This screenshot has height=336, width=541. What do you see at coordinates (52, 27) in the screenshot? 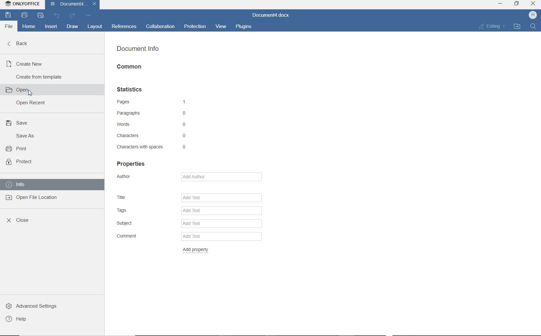
I see `insert` at bounding box center [52, 27].